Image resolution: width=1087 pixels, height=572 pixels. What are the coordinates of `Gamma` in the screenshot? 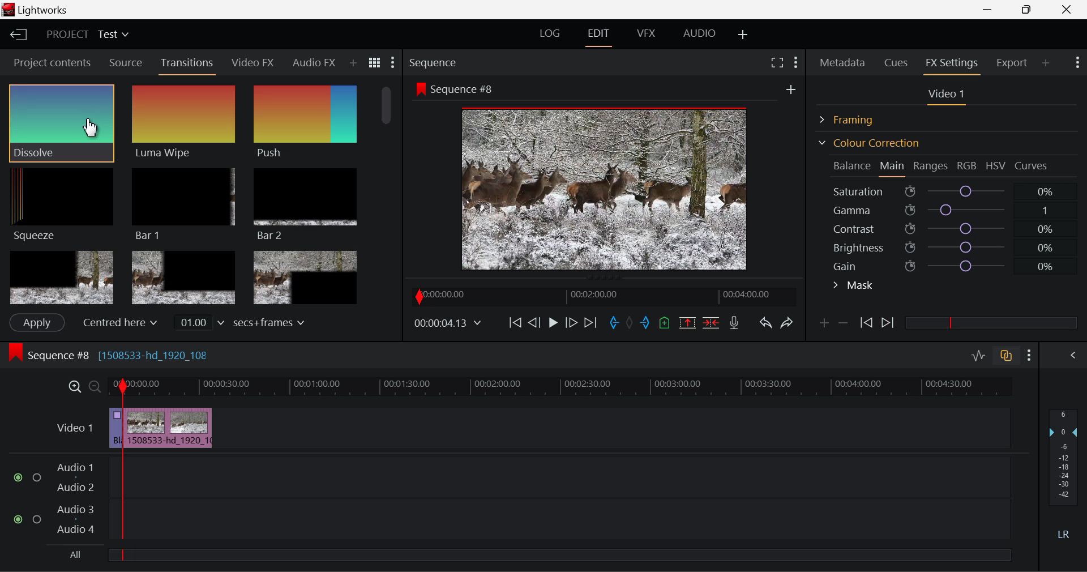 It's located at (949, 210).